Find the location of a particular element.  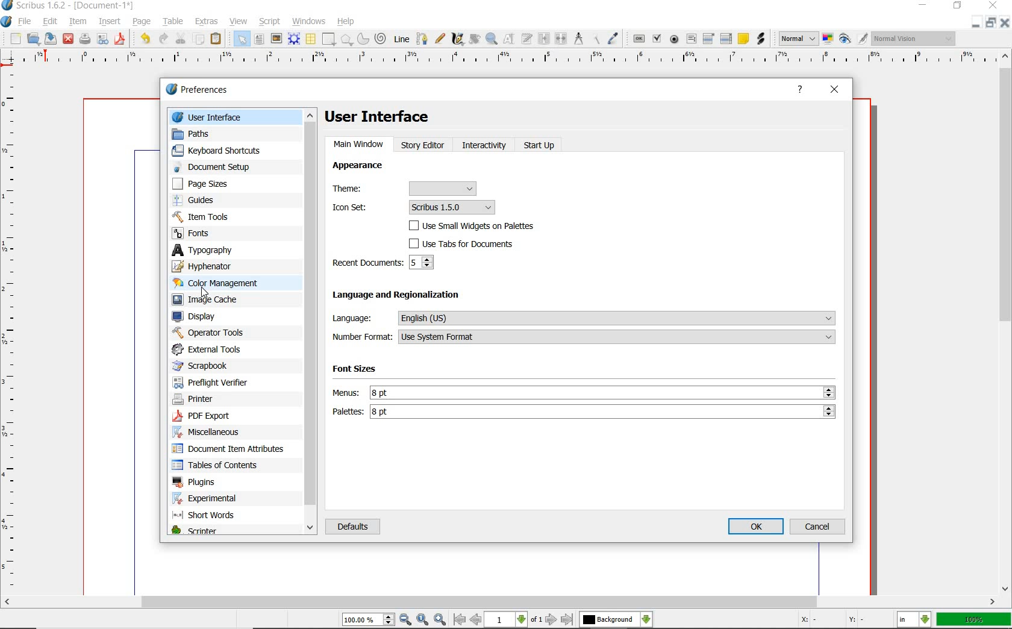

edit is located at coordinates (51, 21).